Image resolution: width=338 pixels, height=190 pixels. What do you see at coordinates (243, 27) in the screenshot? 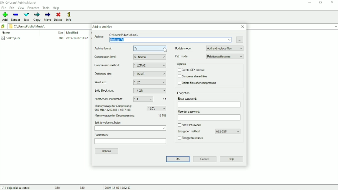
I see `Close` at bounding box center [243, 27].